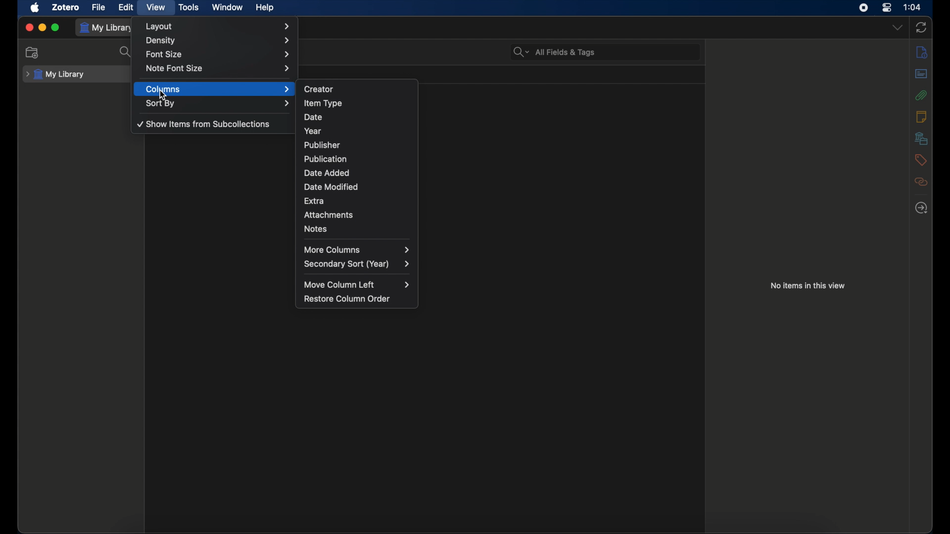 The width and height of the screenshot is (950, 534). What do you see at coordinates (921, 181) in the screenshot?
I see `related` at bounding box center [921, 181].